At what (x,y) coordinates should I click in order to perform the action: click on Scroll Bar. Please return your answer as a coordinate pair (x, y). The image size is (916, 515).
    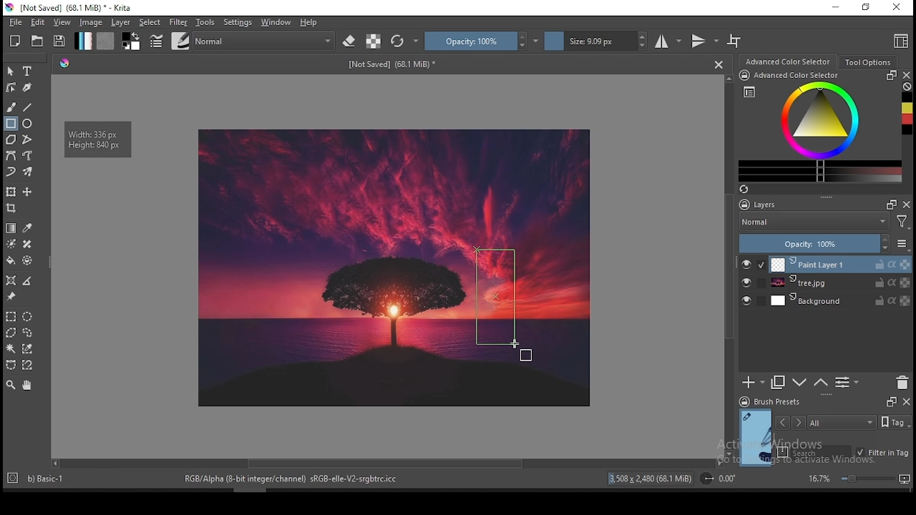
    Looking at the image, I should click on (728, 266).